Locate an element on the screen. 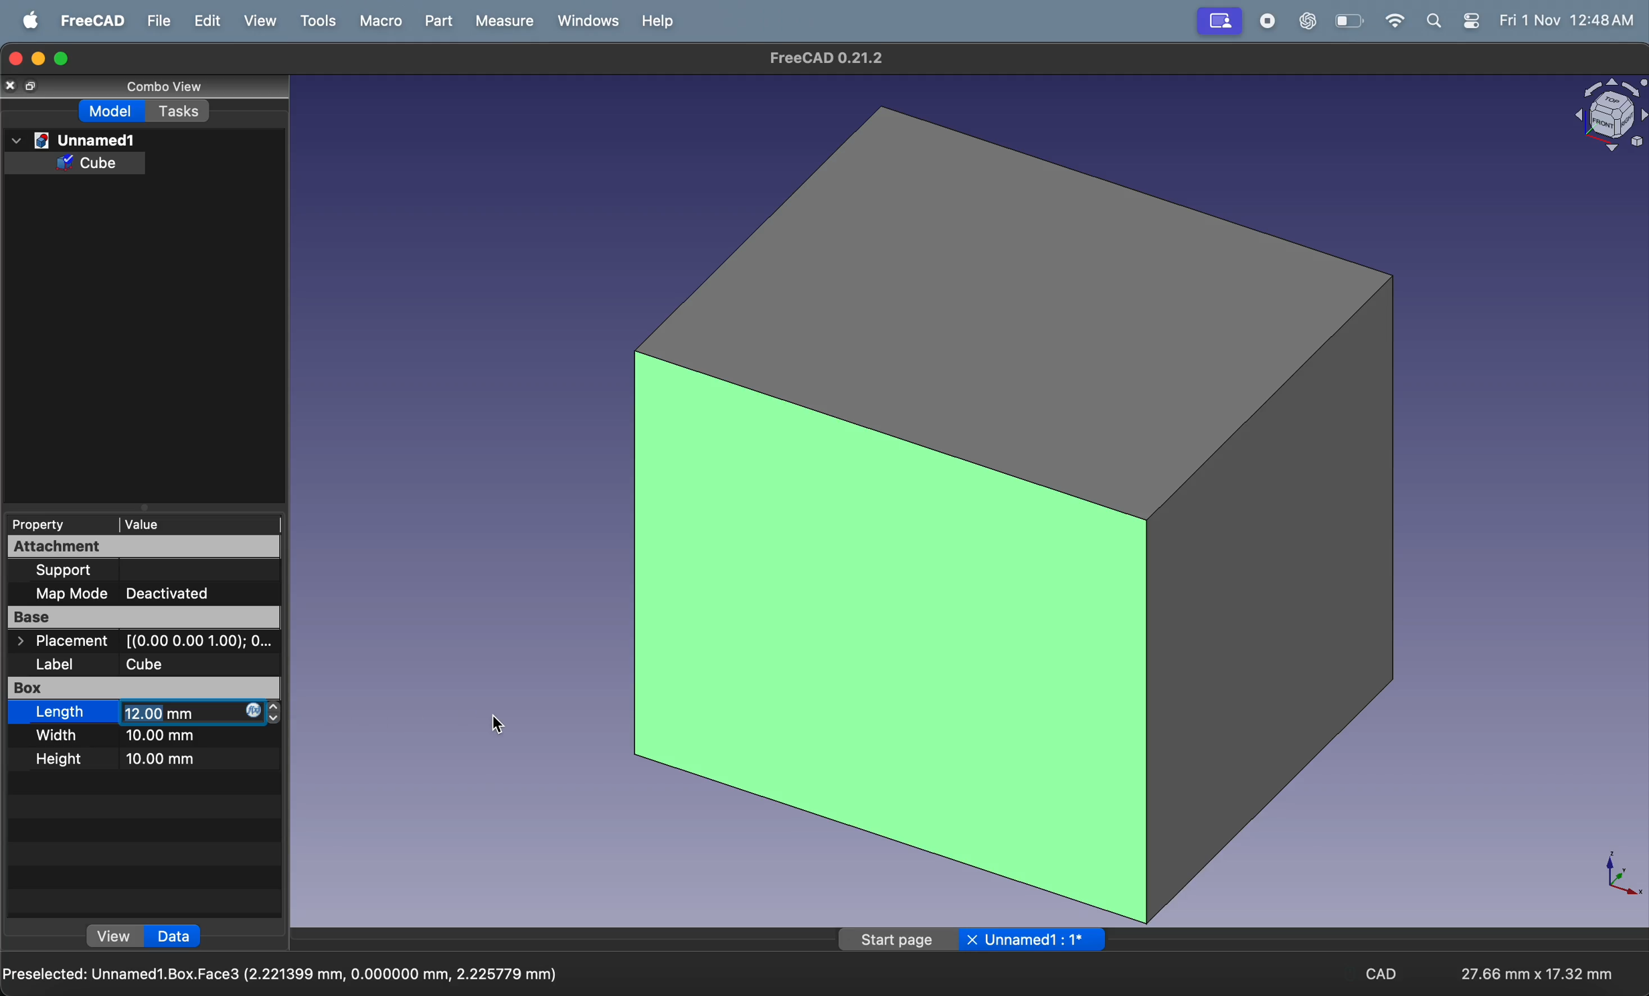 This screenshot has width=1649, height=996. unnamed is located at coordinates (74, 139).